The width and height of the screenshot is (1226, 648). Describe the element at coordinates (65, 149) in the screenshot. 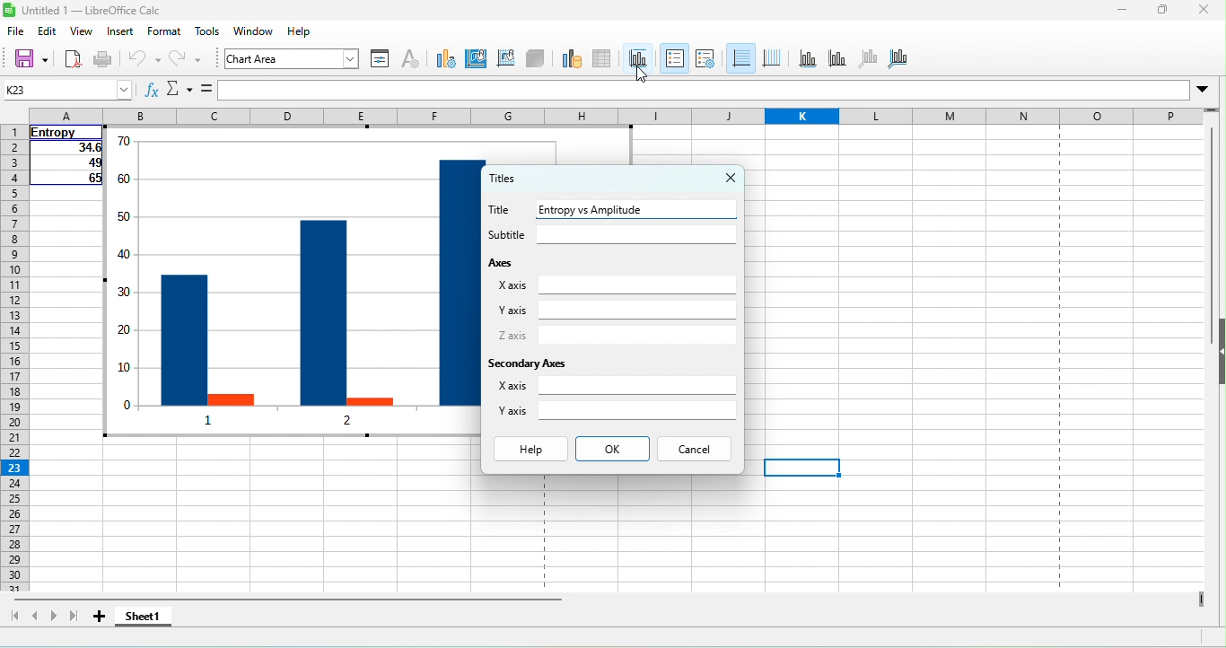

I see `34.6` at that location.